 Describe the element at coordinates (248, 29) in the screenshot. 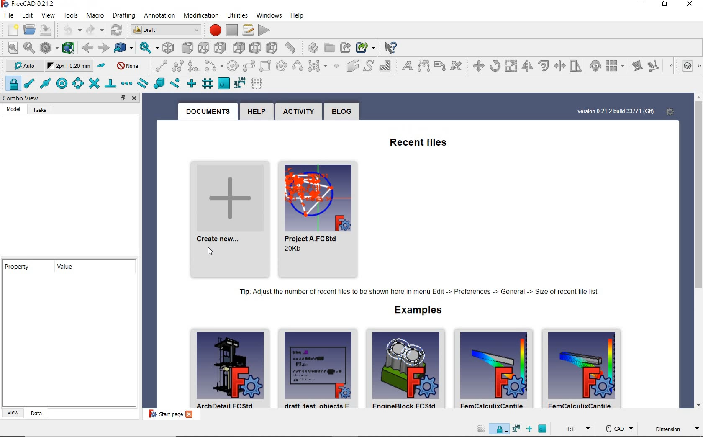

I see `macros` at that location.